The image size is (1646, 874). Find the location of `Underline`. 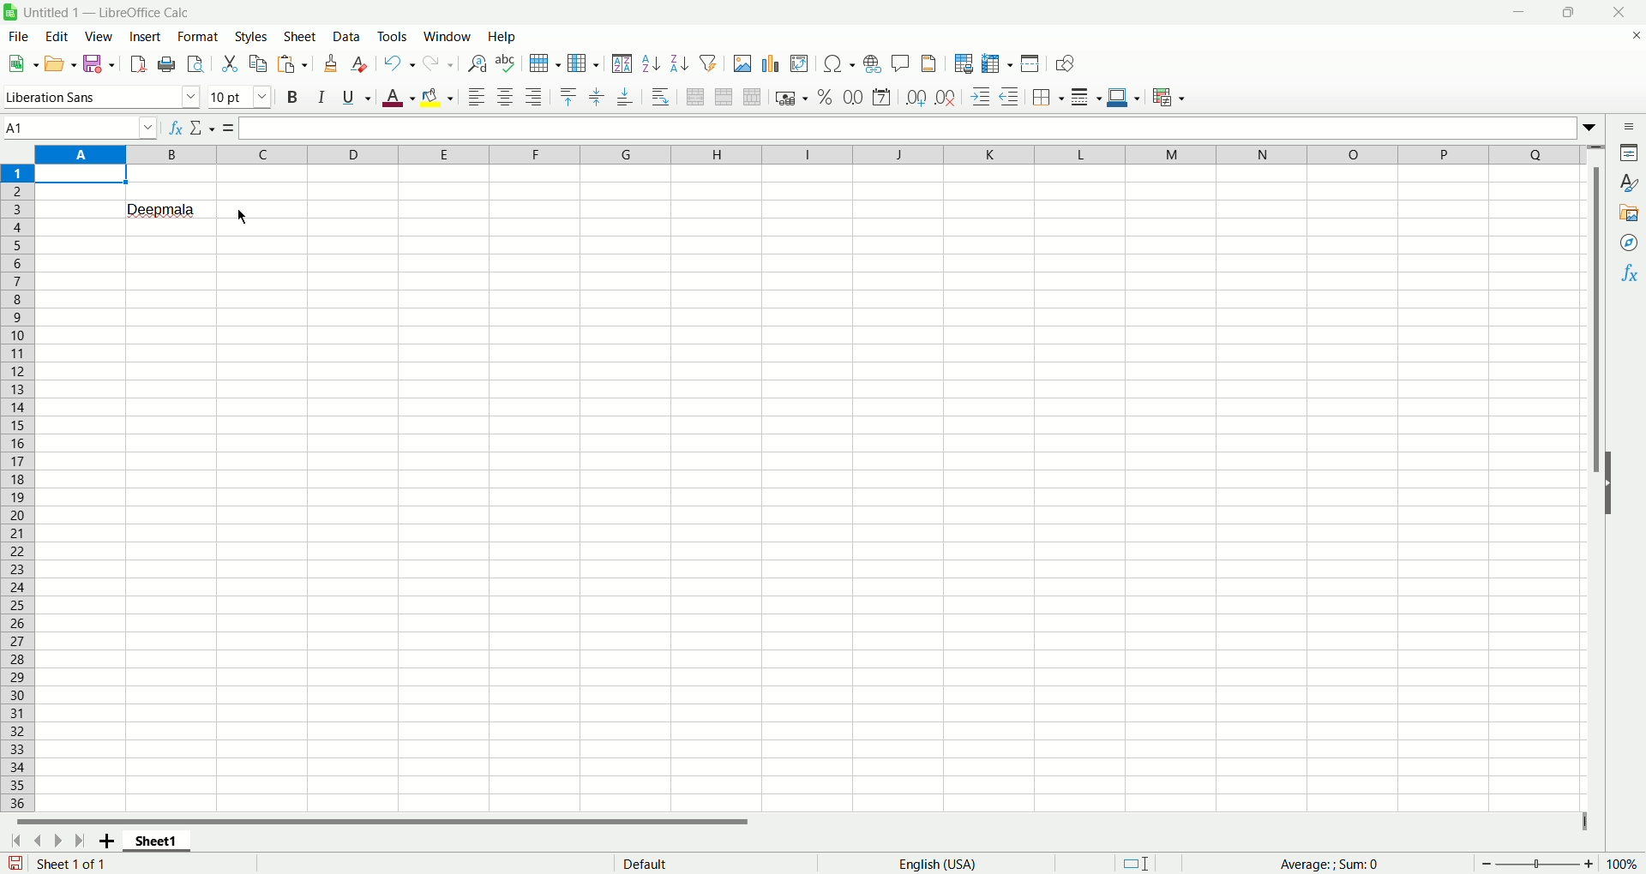

Underline is located at coordinates (357, 97).